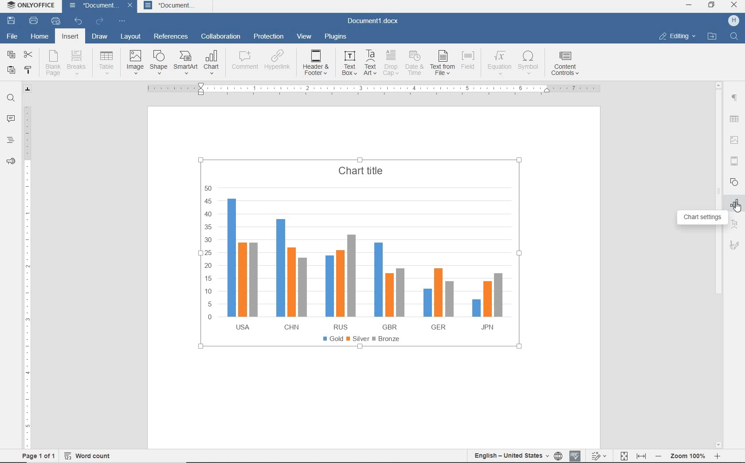 The image size is (745, 463). I want to click on fit to page, so click(623, 455).